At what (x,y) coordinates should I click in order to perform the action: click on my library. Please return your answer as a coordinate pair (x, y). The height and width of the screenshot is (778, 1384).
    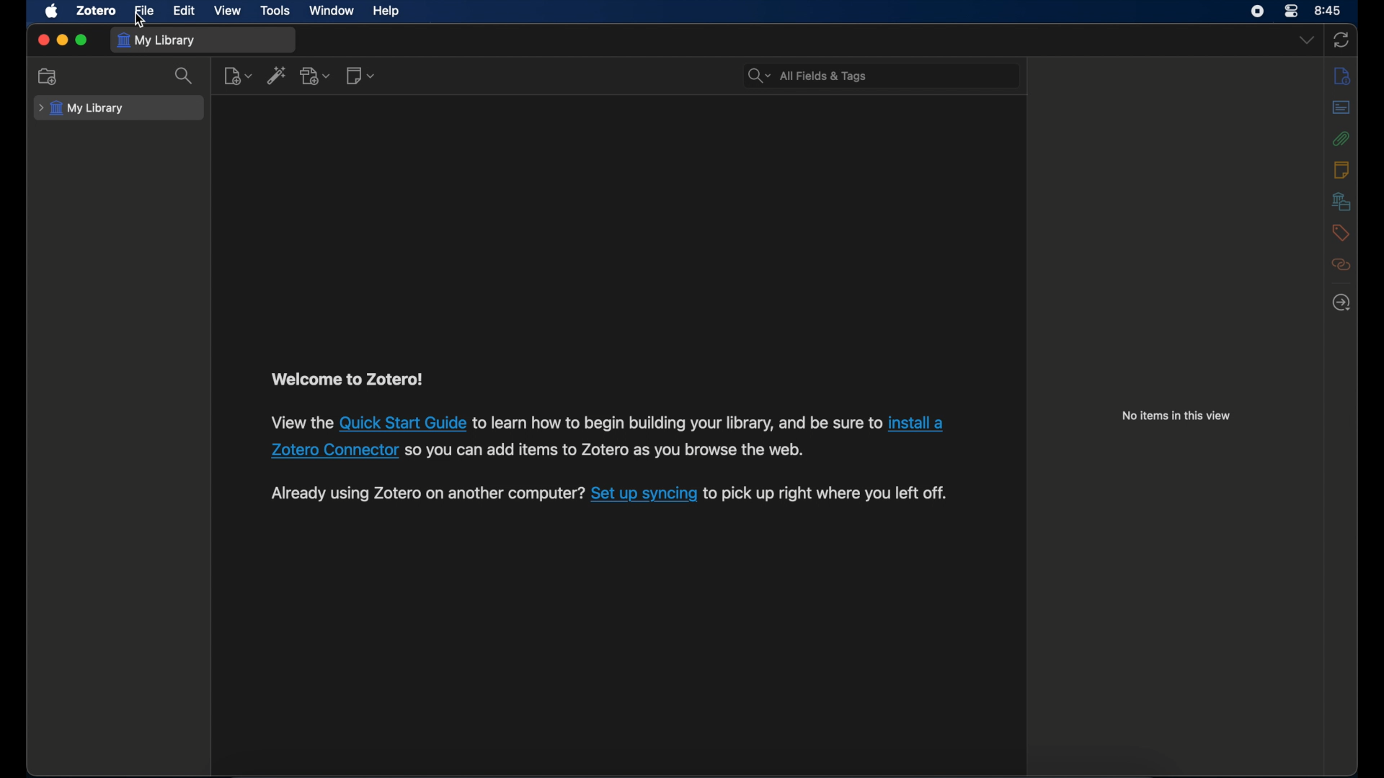
    Looking at the image, I should click on (157, 40).